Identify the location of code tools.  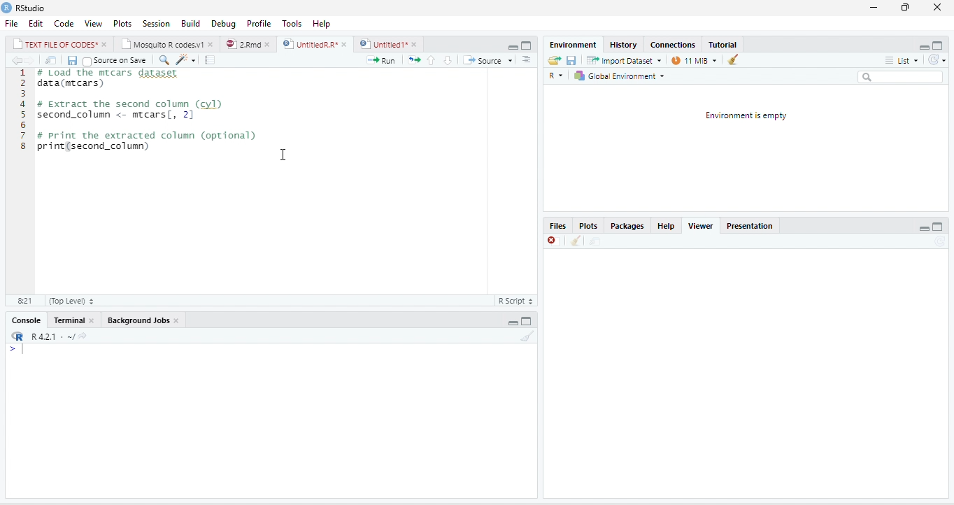
(186, 59).